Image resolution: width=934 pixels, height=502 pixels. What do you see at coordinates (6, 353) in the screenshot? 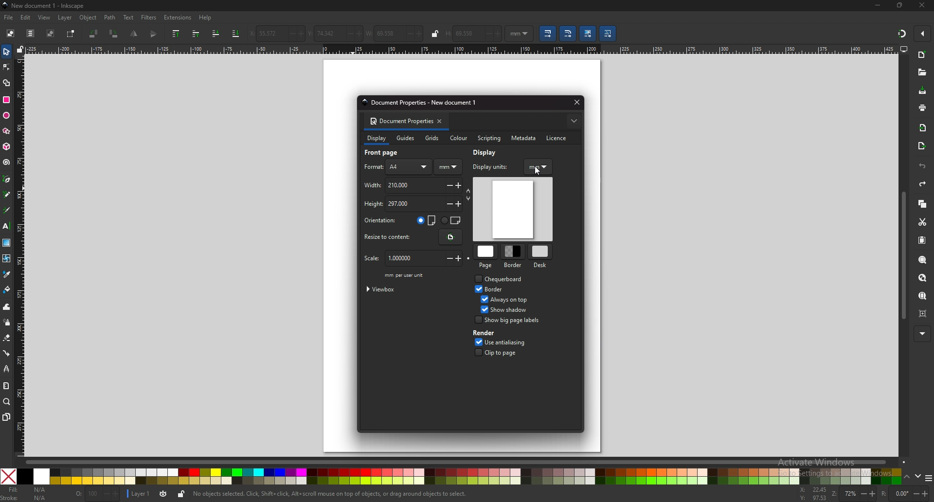
I see `connector` at bounding box center [6, 353].